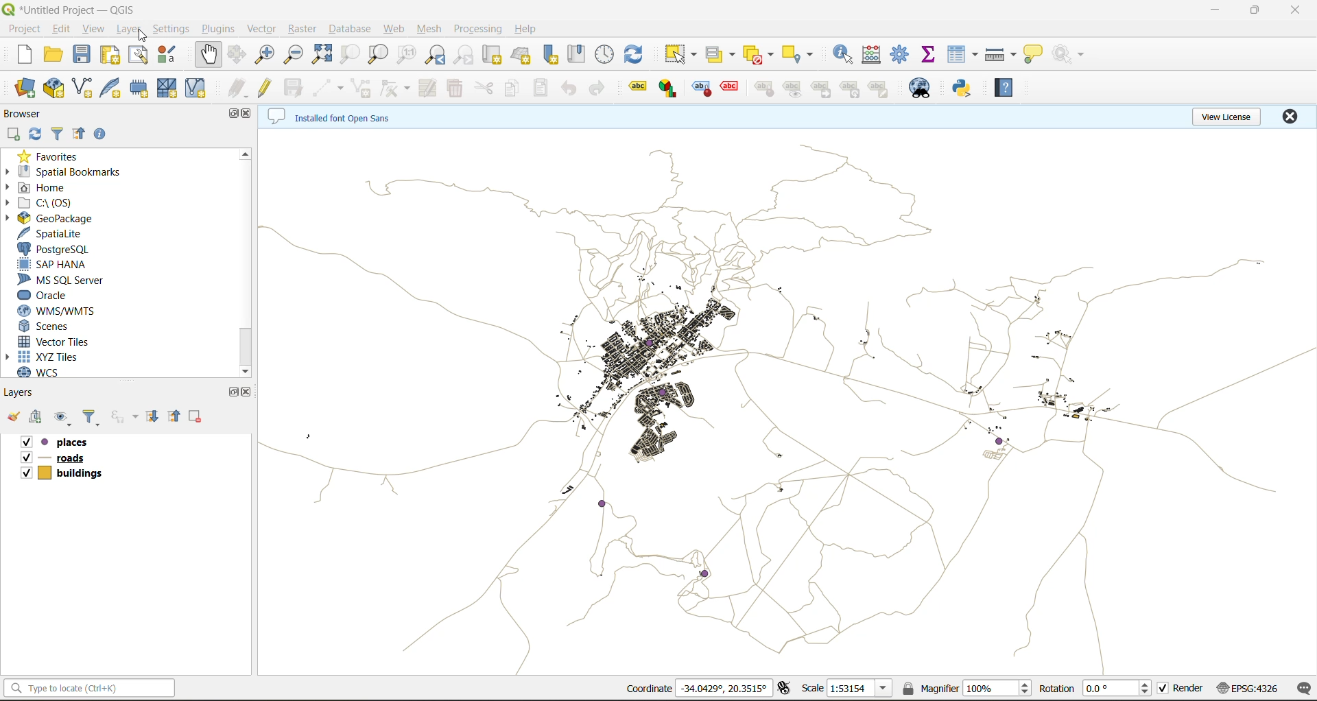  What do you see at coordinates (364, 88) in the screenshot?
I see `add polygon` at bounding box center [364, 88].